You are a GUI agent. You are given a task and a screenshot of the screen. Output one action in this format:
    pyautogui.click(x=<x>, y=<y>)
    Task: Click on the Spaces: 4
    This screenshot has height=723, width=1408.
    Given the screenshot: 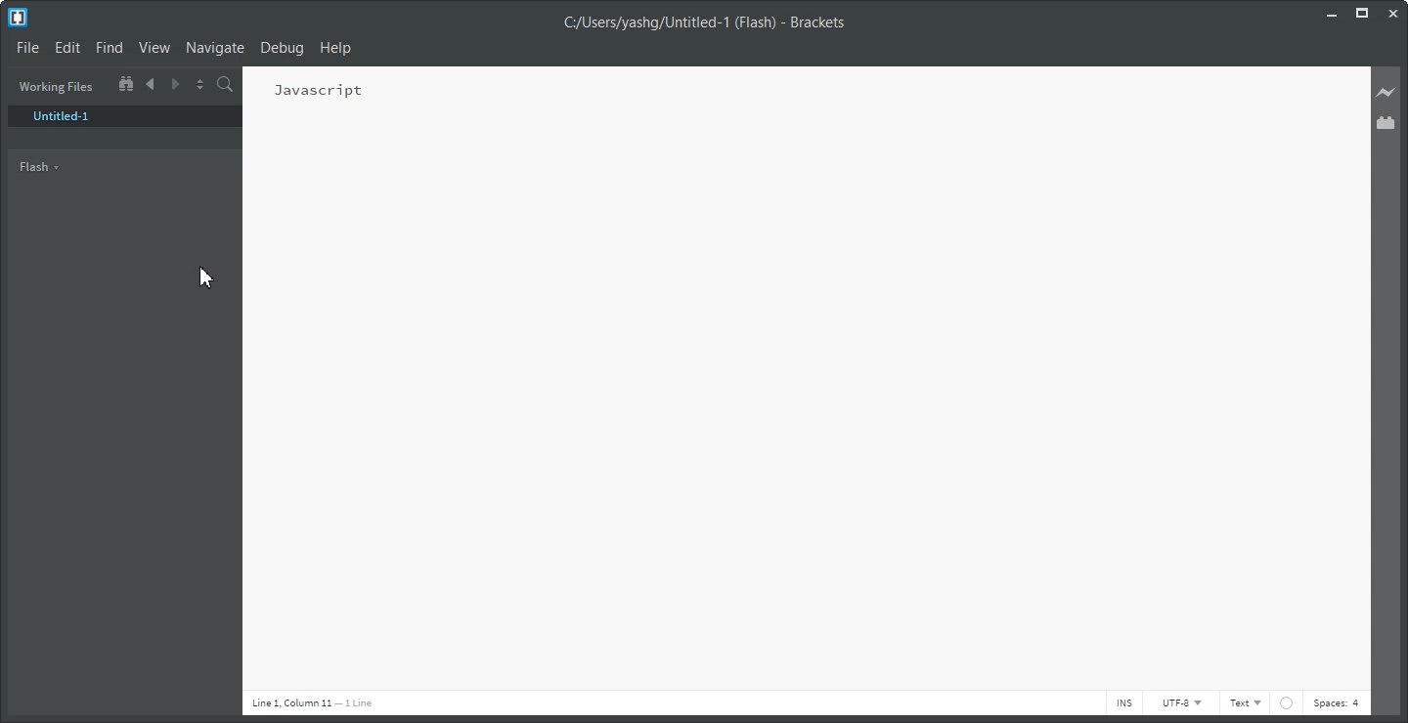 What is the action you would take?
    pyautogui.click(x=1338, y=702)
    